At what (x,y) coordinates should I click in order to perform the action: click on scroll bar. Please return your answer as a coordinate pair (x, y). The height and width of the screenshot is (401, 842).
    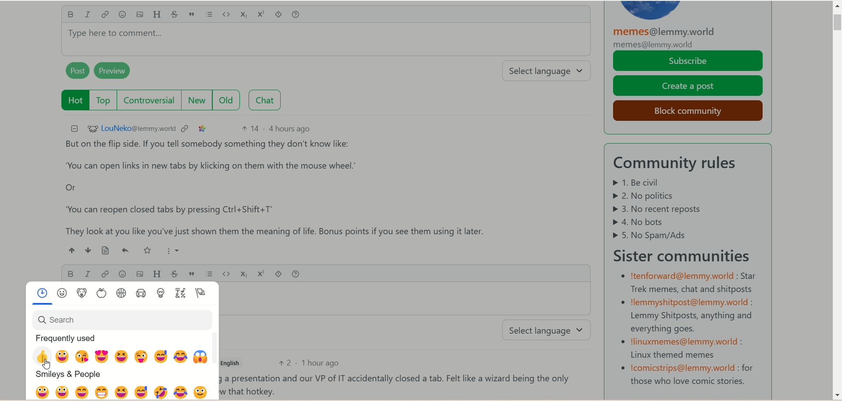
    Looking at the image, I should click on (836, 57).